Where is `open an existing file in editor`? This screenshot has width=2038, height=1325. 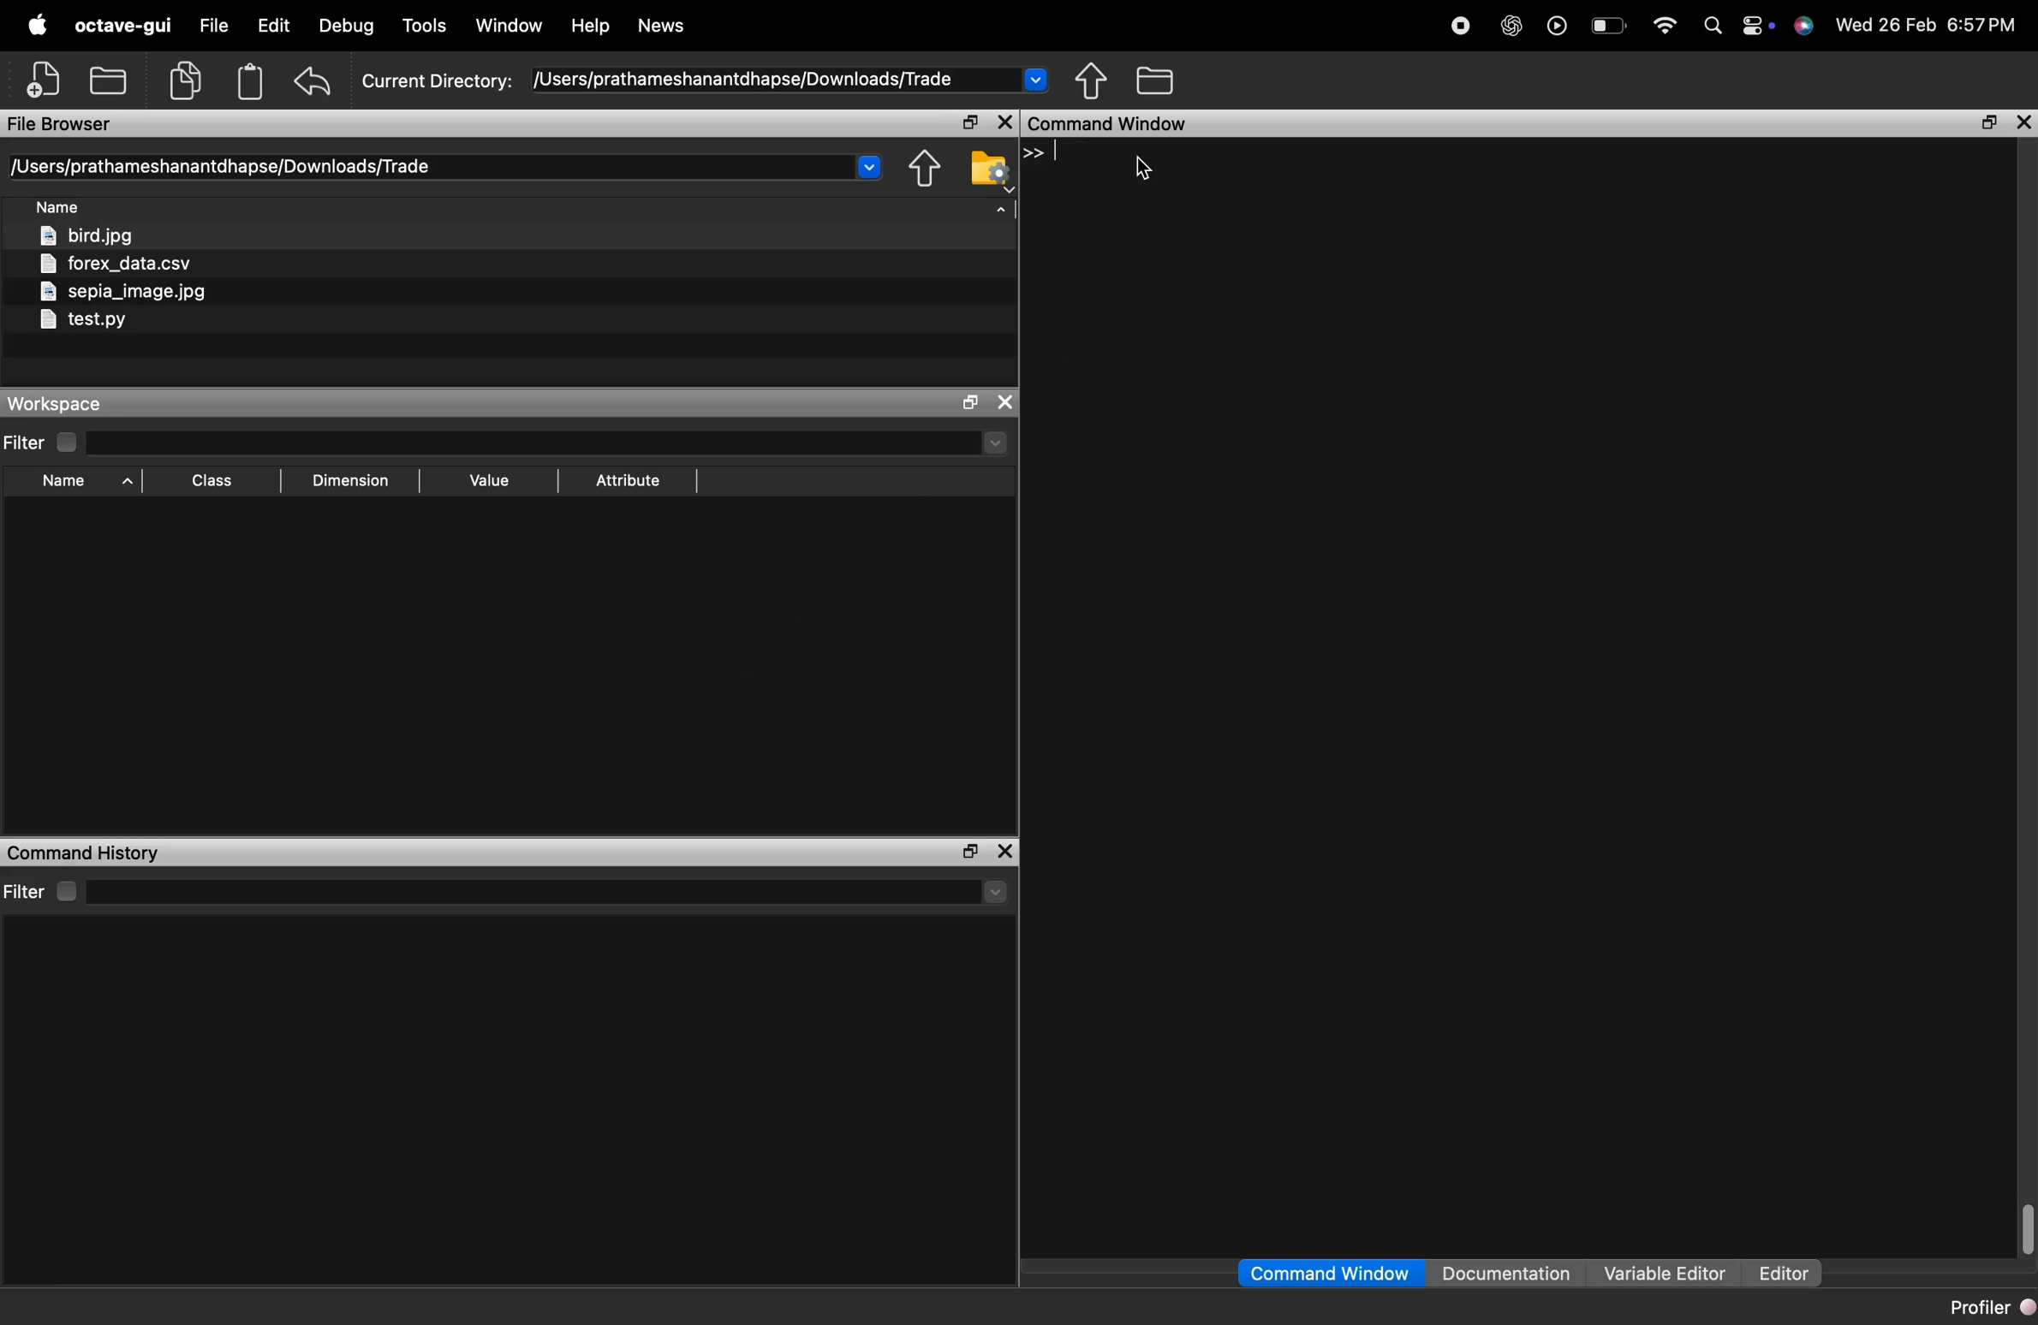
open an existing file in editor is located at coordinates (111, 79).